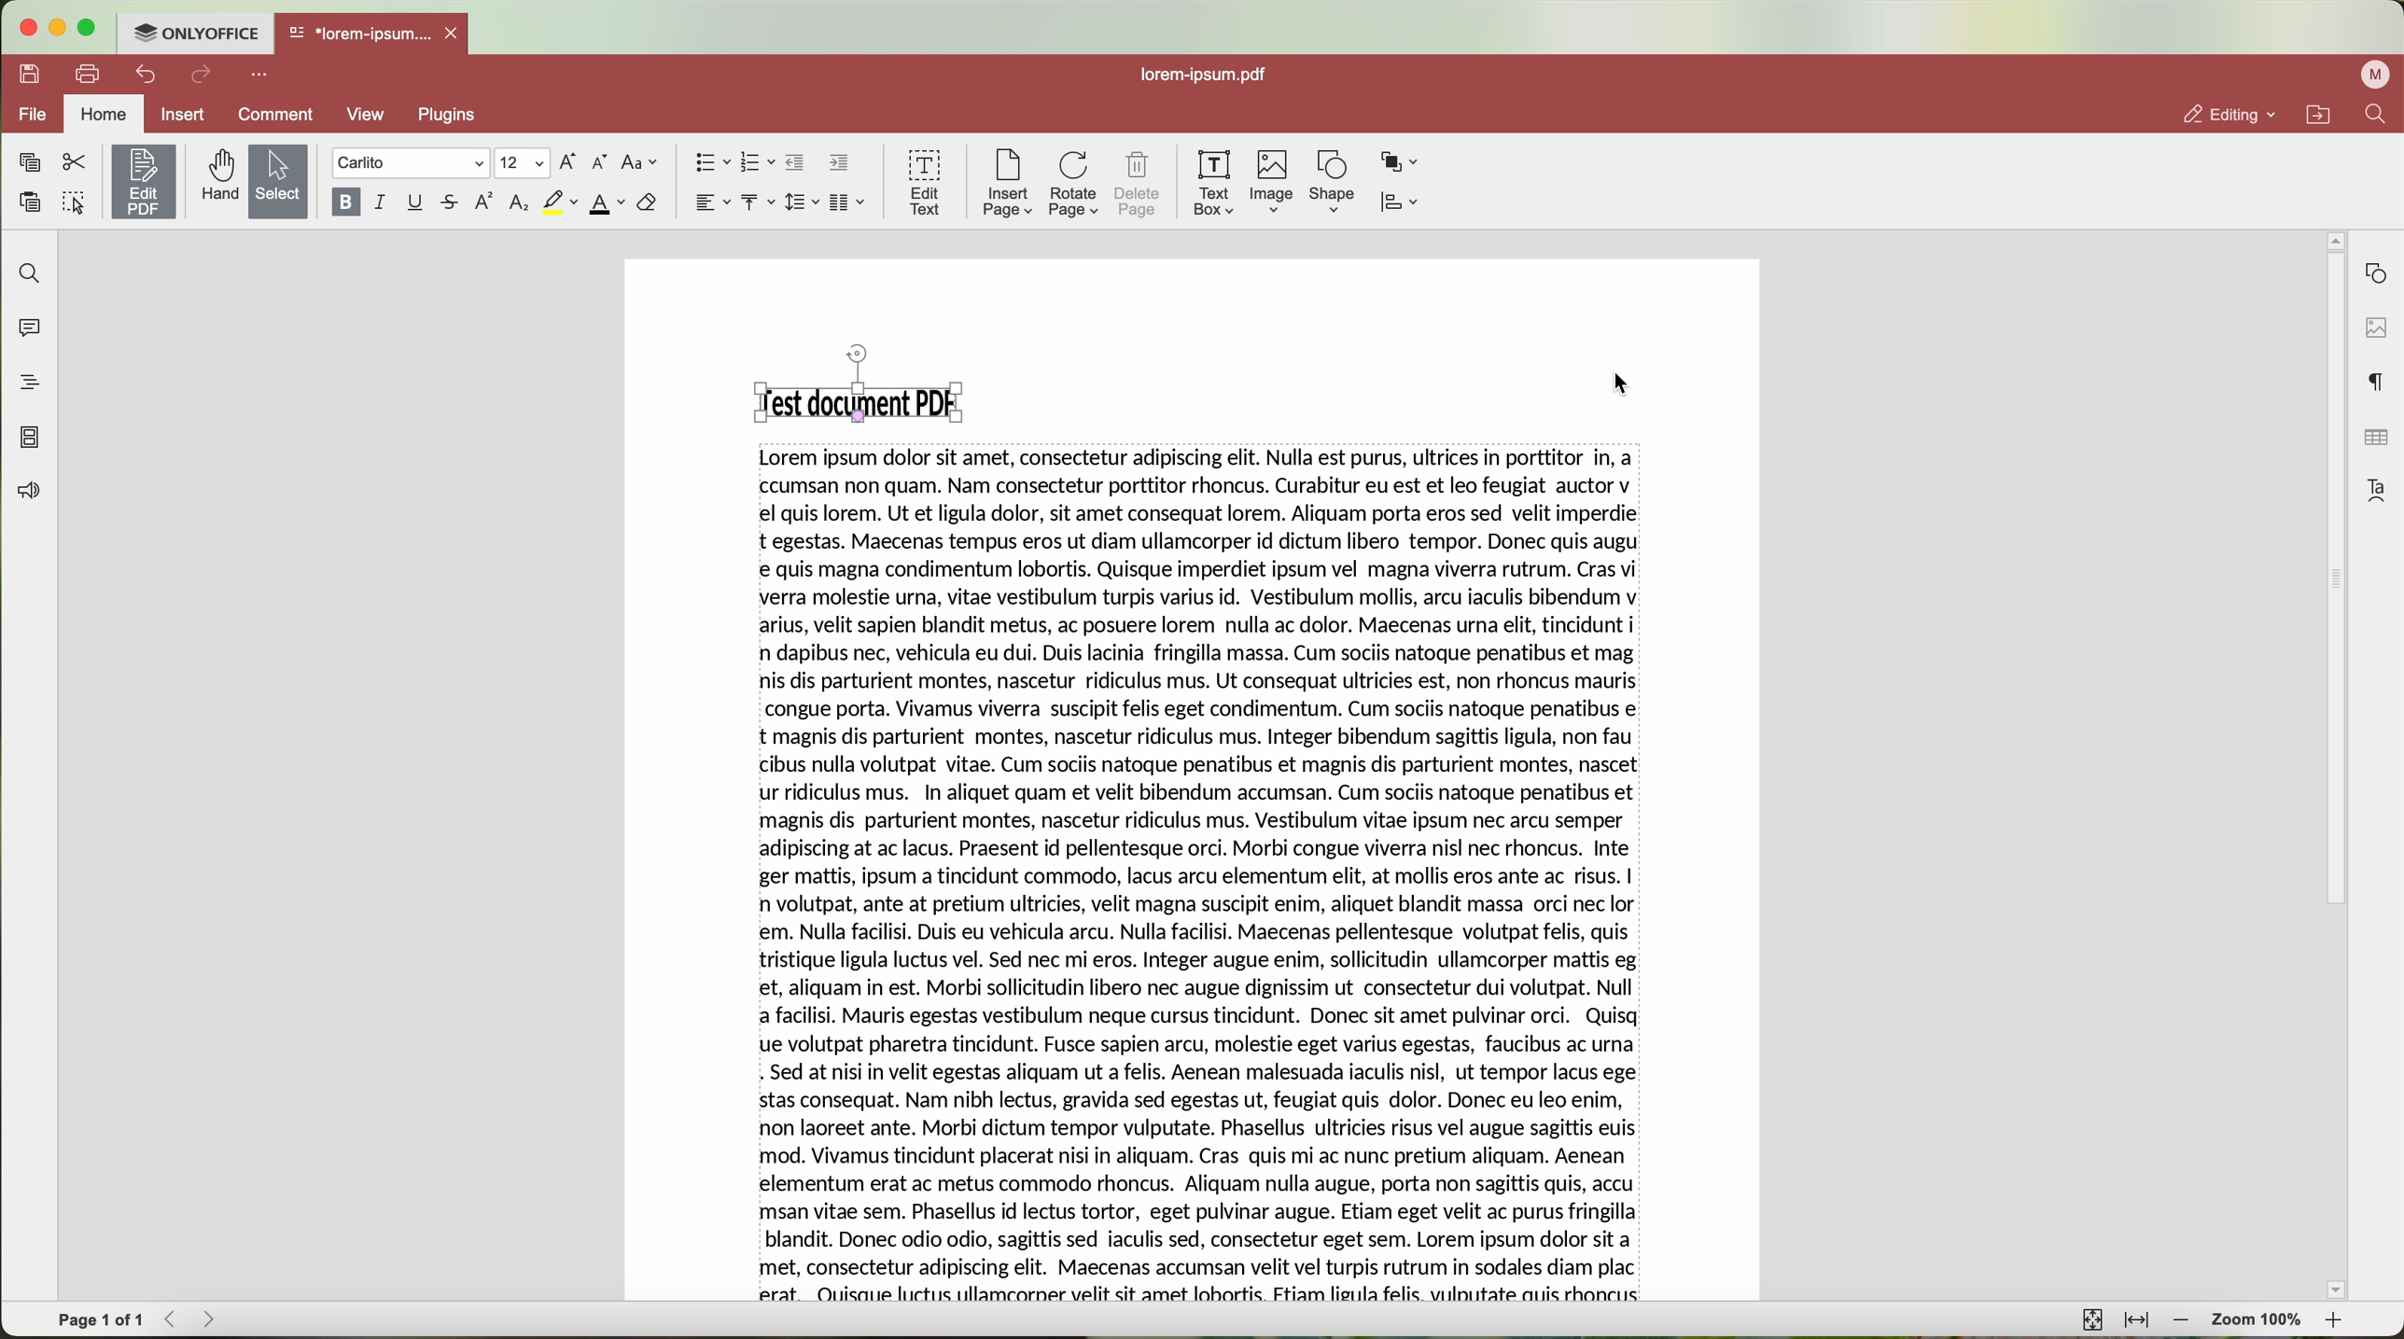  Describe the element at coordinates (62, 28) in the screenshot. I see `minimize` at that location.